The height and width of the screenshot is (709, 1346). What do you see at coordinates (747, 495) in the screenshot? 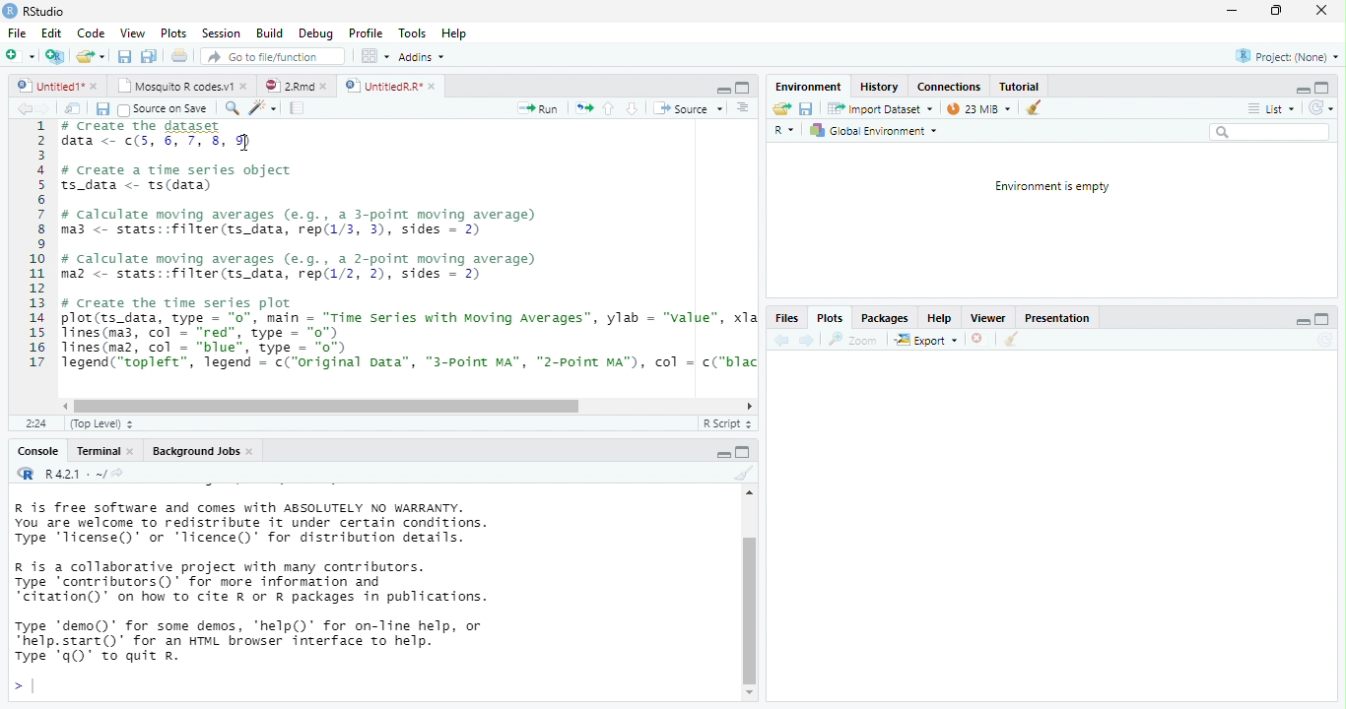
I see `scrollbar up` at bounding box center [747, 495].